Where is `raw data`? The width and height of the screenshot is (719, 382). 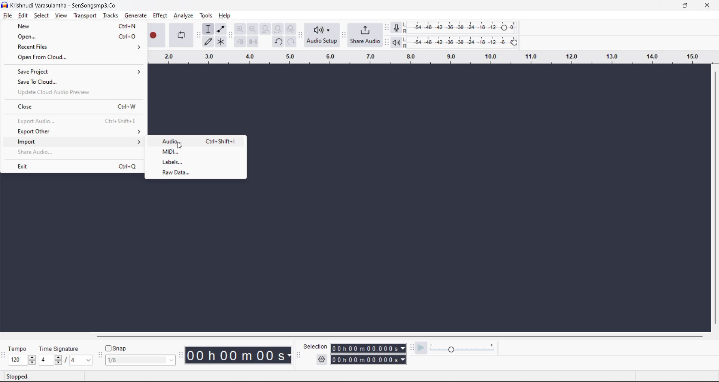 raw data is located at coordinates (199, 172).